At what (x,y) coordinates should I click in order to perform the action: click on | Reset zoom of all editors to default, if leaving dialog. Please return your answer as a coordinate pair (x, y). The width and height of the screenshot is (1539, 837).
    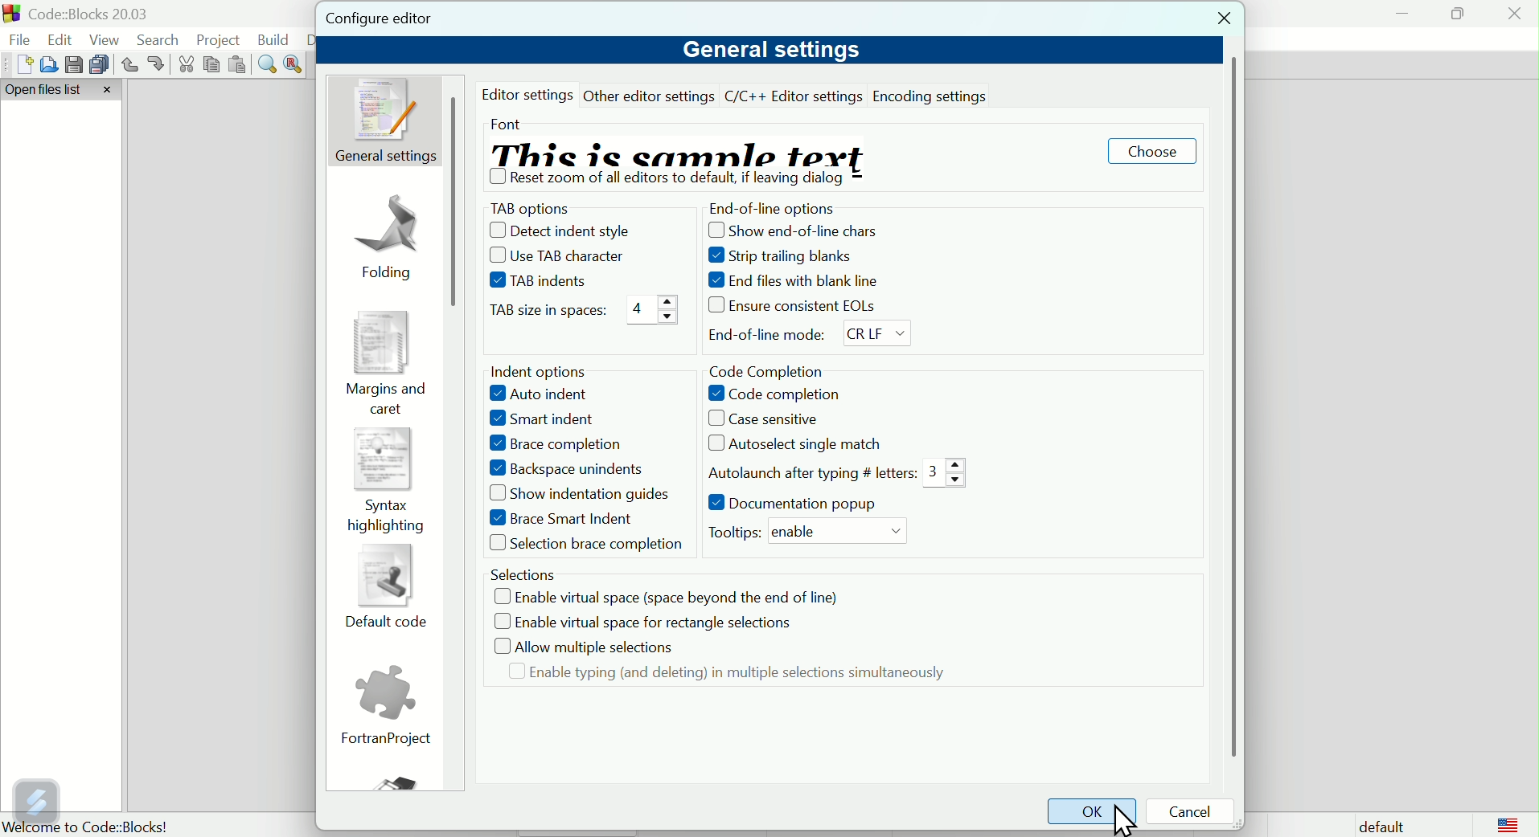
    Looking at the image, I should click on (667, 181).